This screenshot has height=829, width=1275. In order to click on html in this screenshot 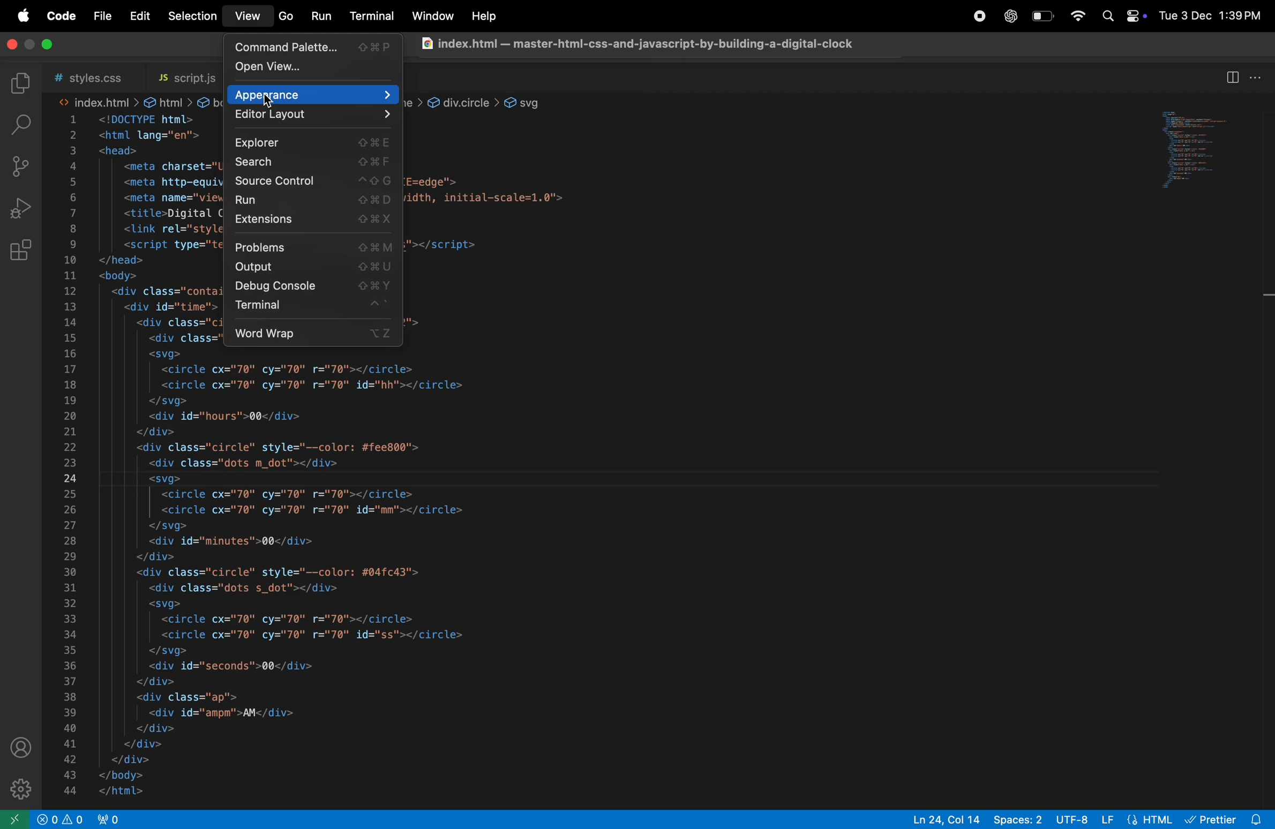, I will do `click(1138, 818)`.